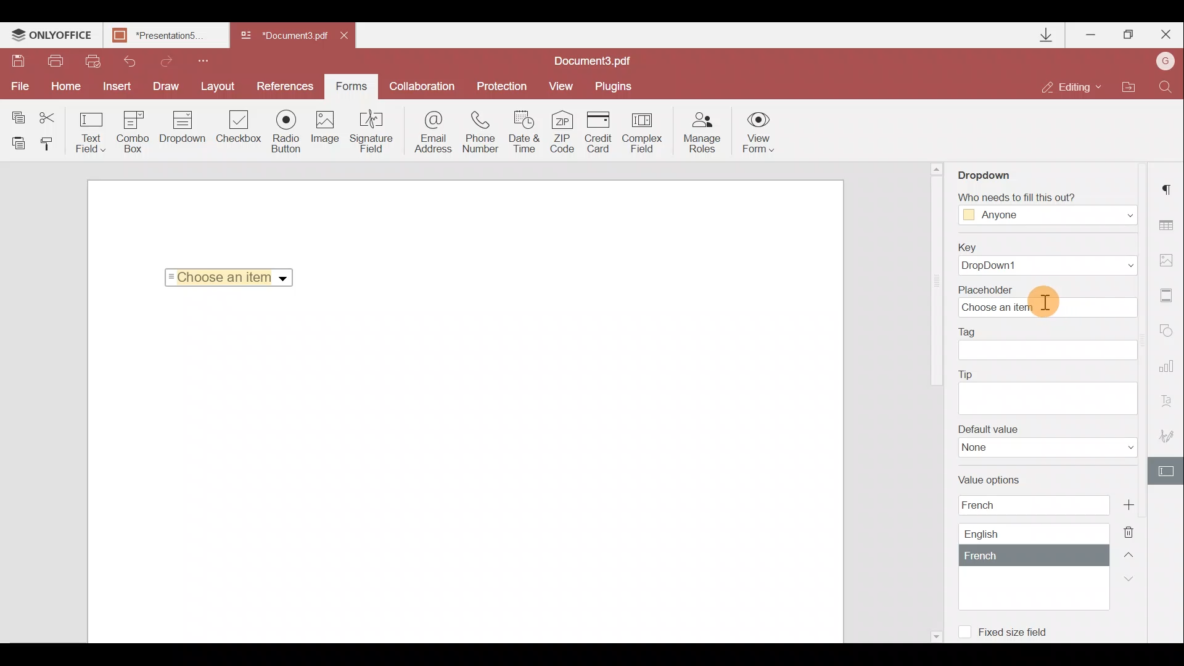 Image resolution: width=1184 pixels, height=666 pixels. I want to click on Save, so click(17, 62).